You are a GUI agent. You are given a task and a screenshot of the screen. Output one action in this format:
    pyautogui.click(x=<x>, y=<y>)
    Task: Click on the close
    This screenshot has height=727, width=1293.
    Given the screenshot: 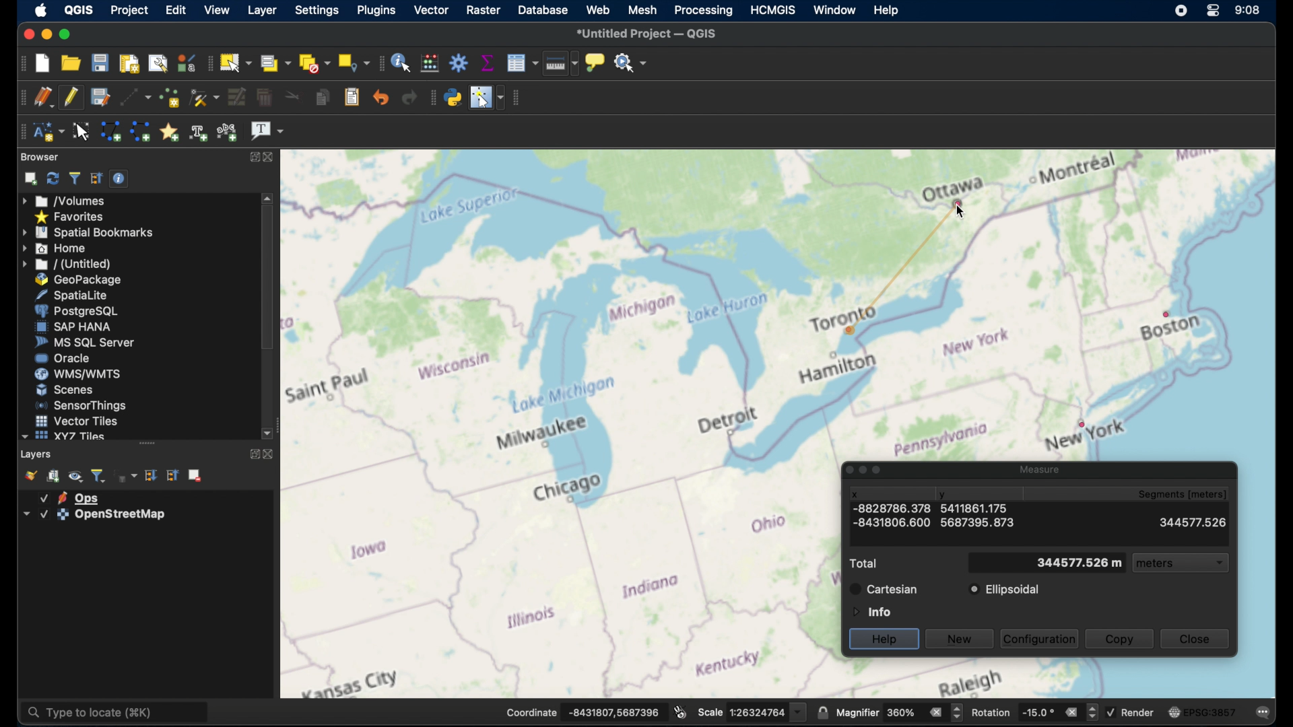 What is the action you would take?
    pyautogui.click(x=269, y=456)
    